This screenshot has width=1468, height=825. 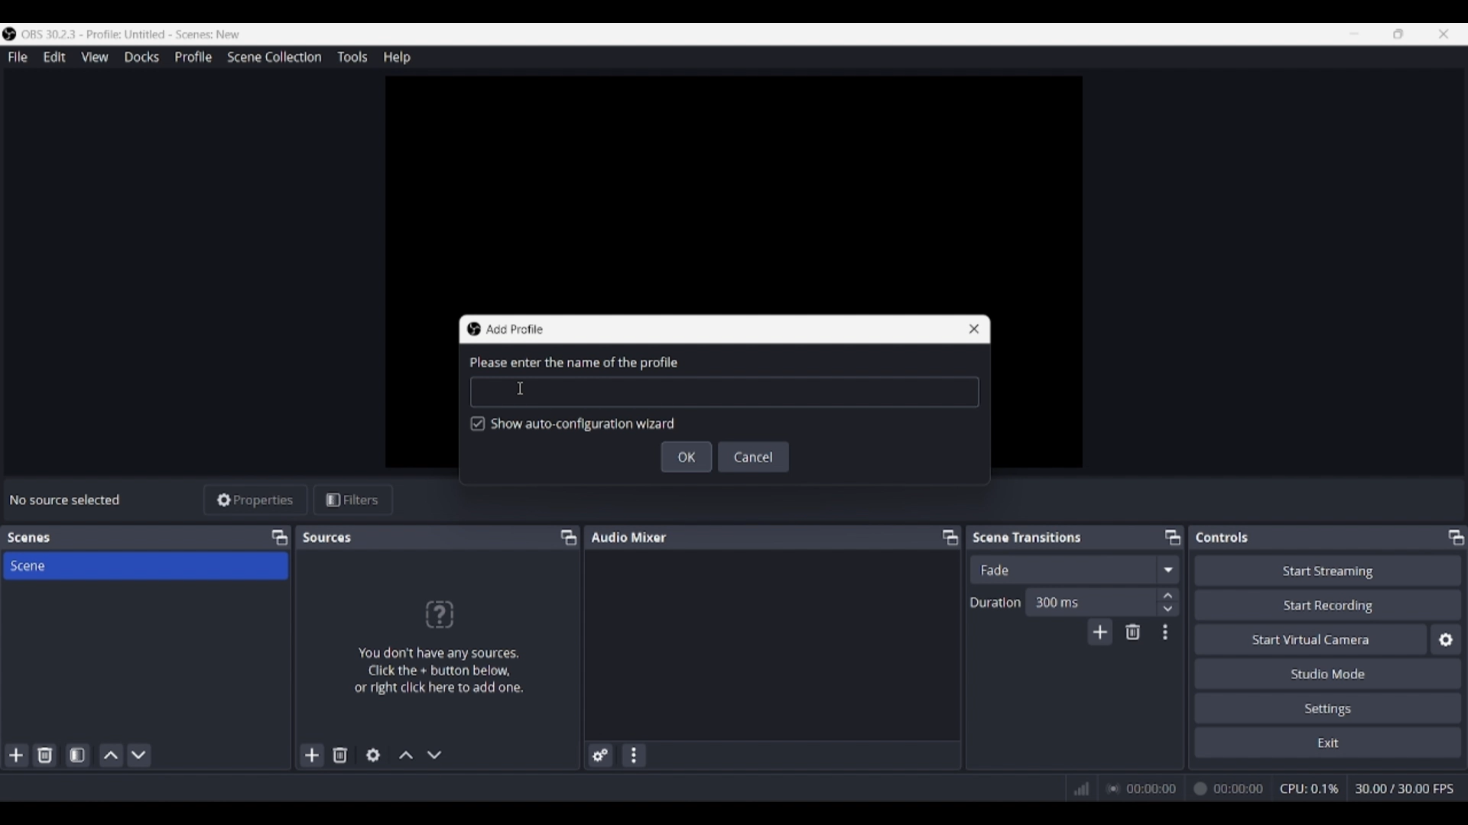 I want to click on Input duration, so click(x=1090, y=601).